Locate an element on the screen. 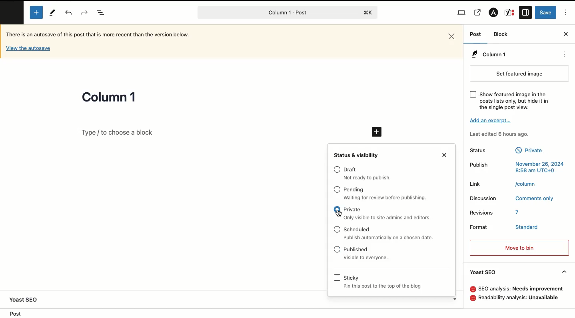 This screenshot has width=575, height=318. cursor is located at coordinates (341, 214).